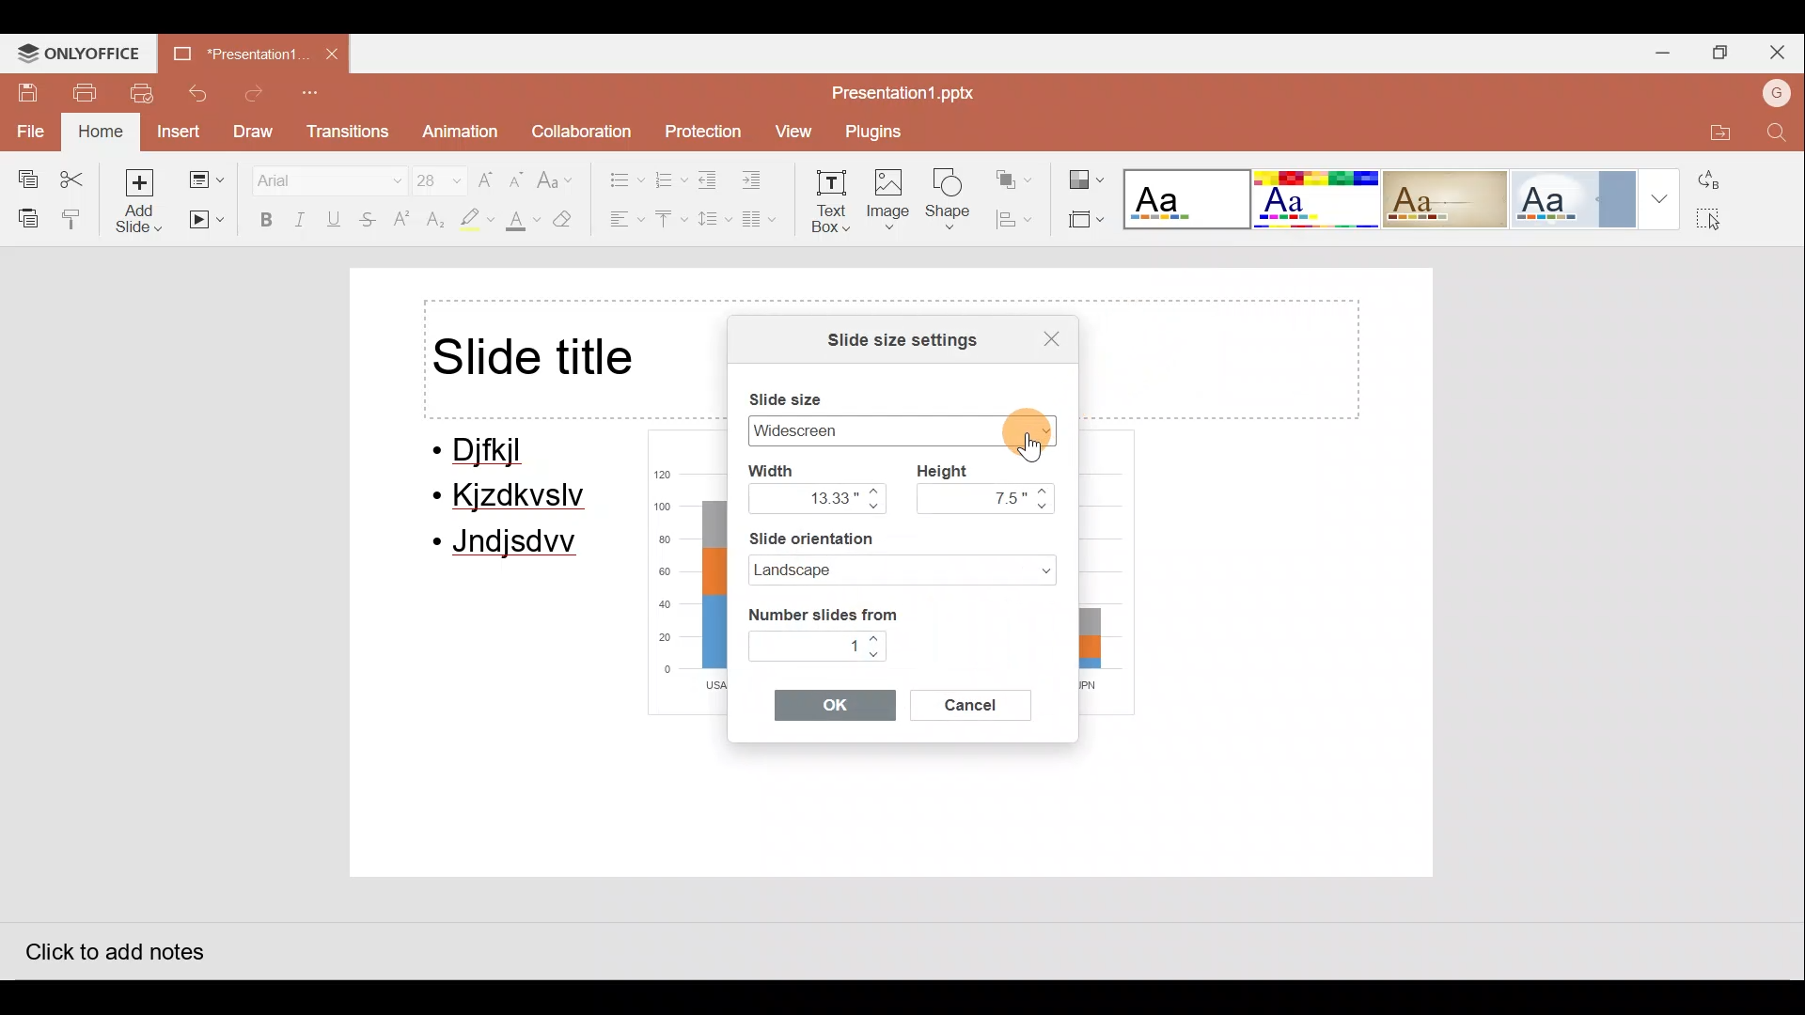 The width and height of the screenshot is (1805, 1015). What do you see at coordinates (317, 177) in the screenshot?
I see `Font name` at bounding box center [317, 177].